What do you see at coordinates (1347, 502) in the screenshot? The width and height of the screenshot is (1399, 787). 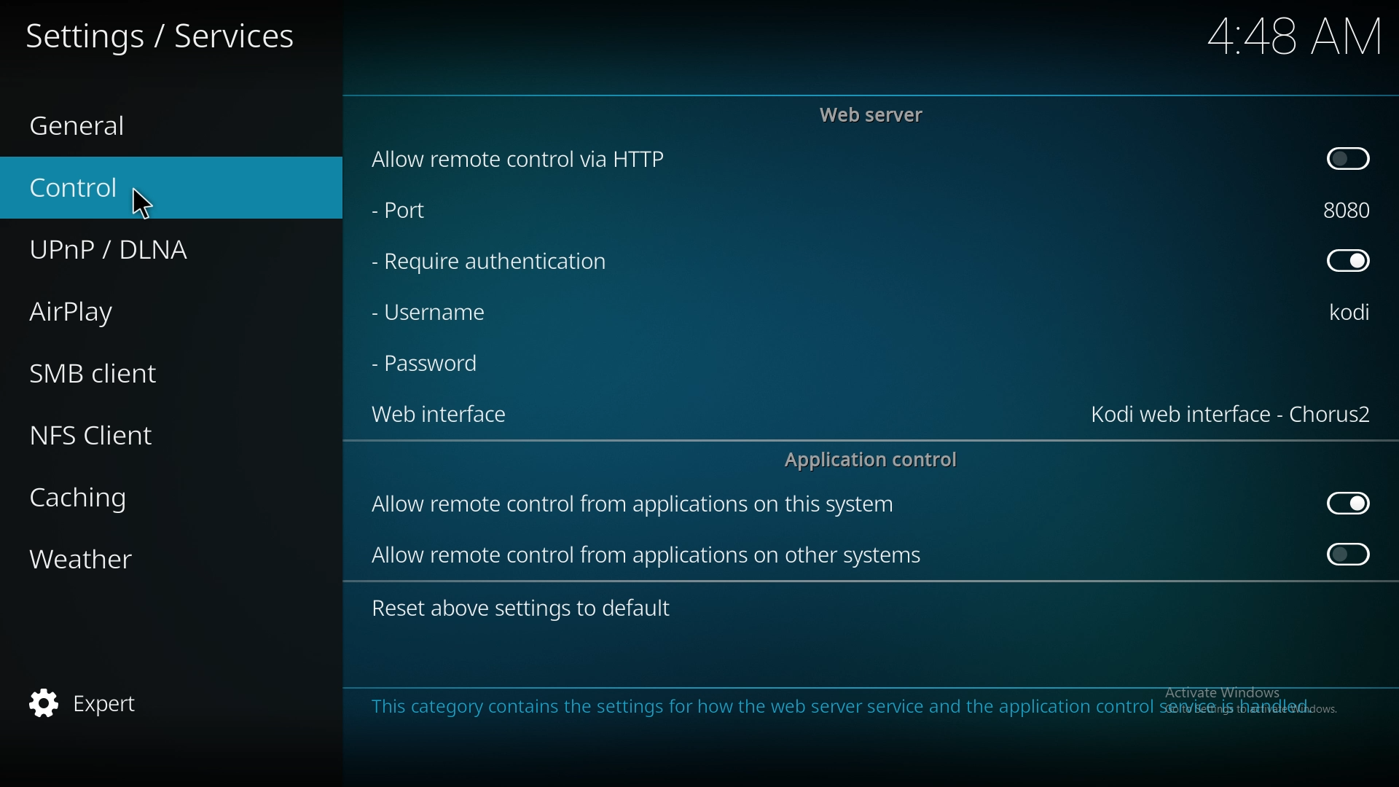 I see `off` at bounding box center [1347, 502].